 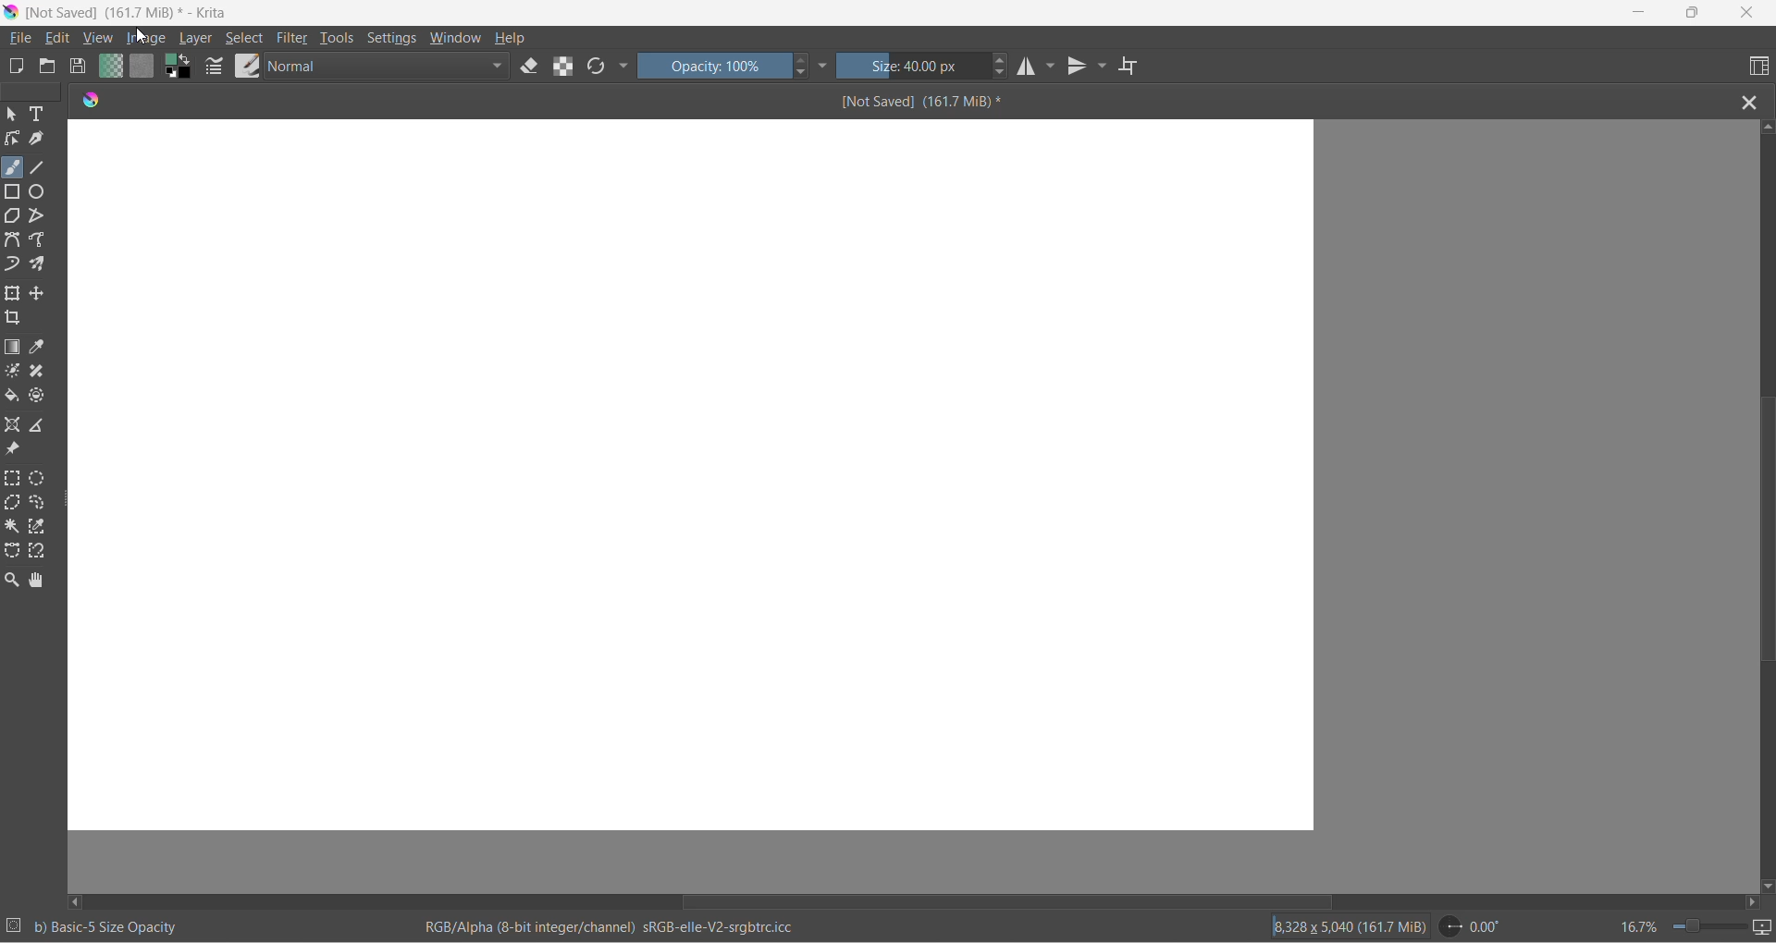 What do you see at coordinates (14, 480) in the screenshot?
I see `rectangular selection tool` at bounding box center [14, 480].